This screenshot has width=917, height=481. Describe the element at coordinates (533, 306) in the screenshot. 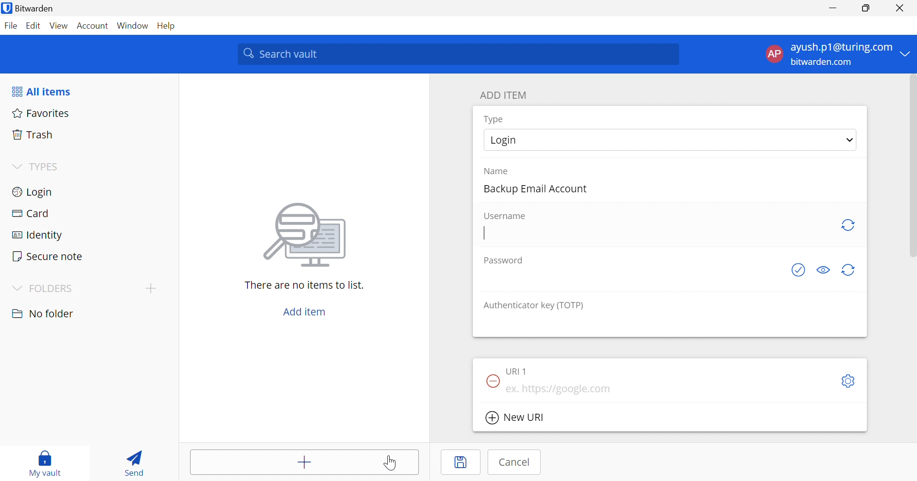

I see `Authenticator key (TOTP)` at that location.